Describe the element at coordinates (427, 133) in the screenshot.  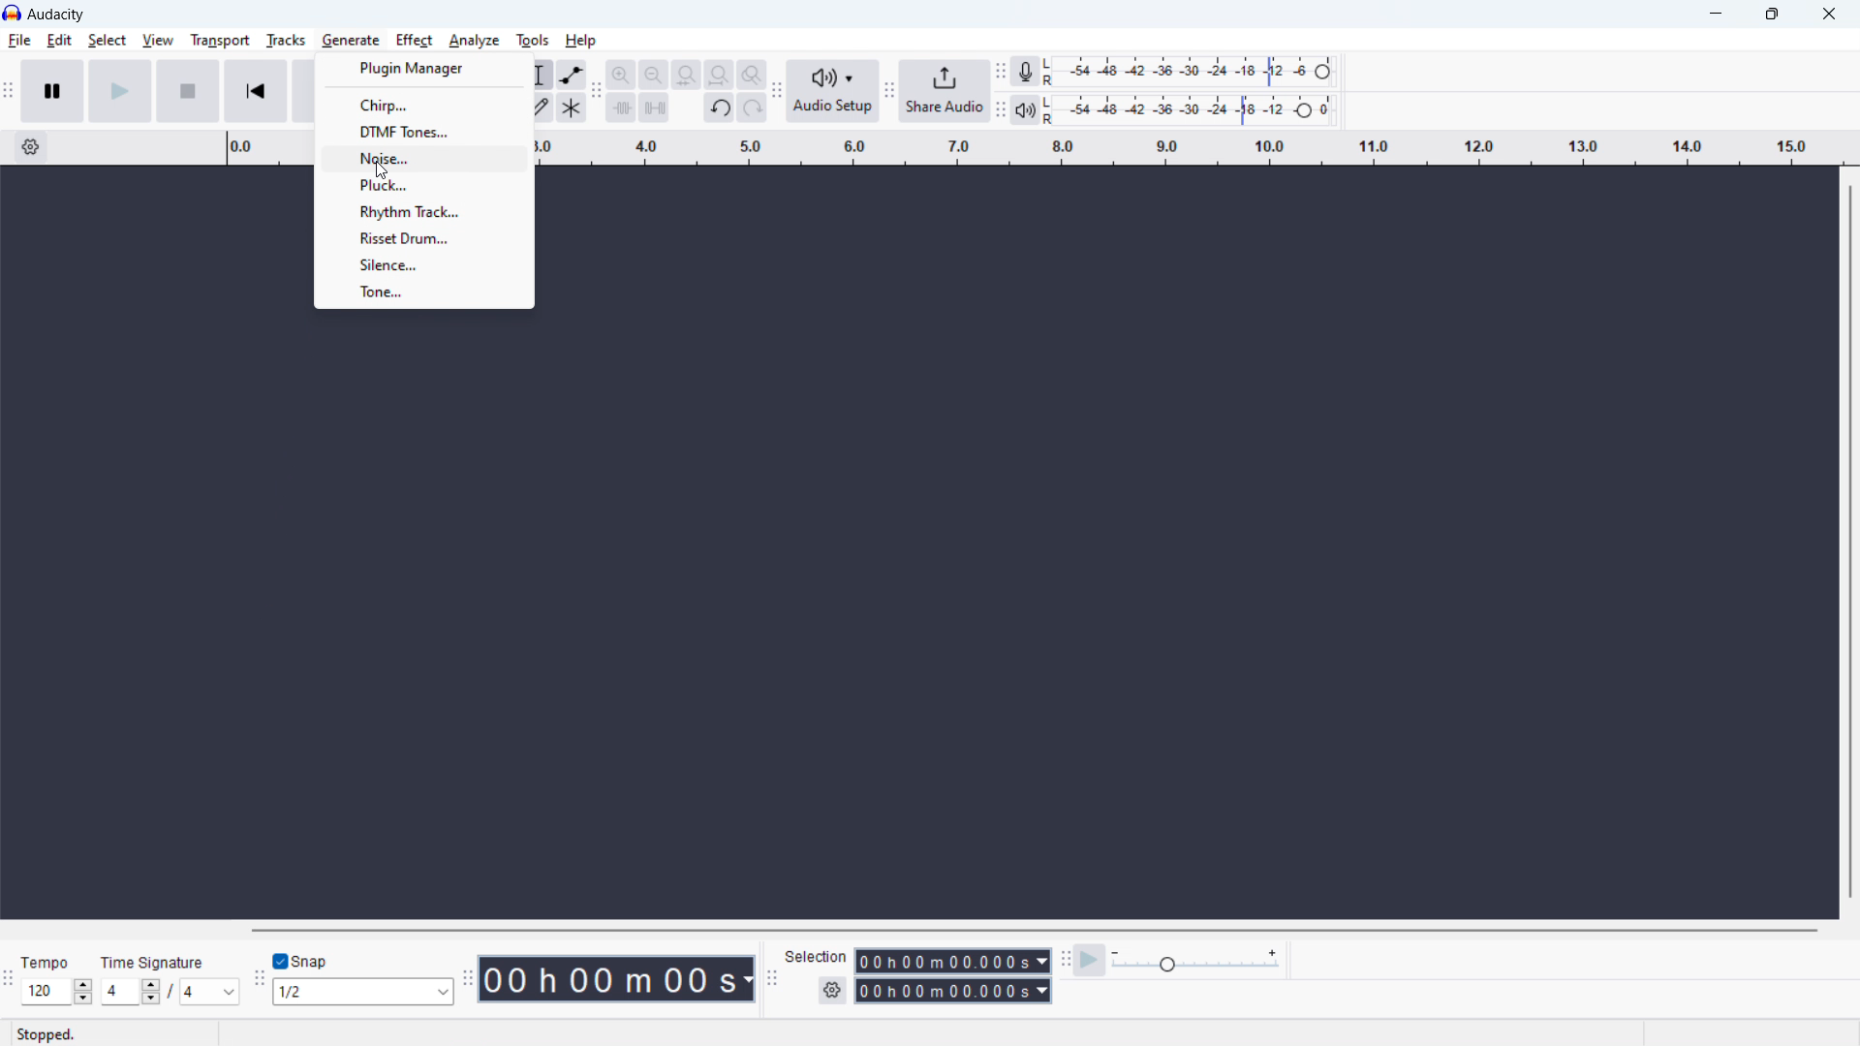
I see `dtmf tones` at that location.